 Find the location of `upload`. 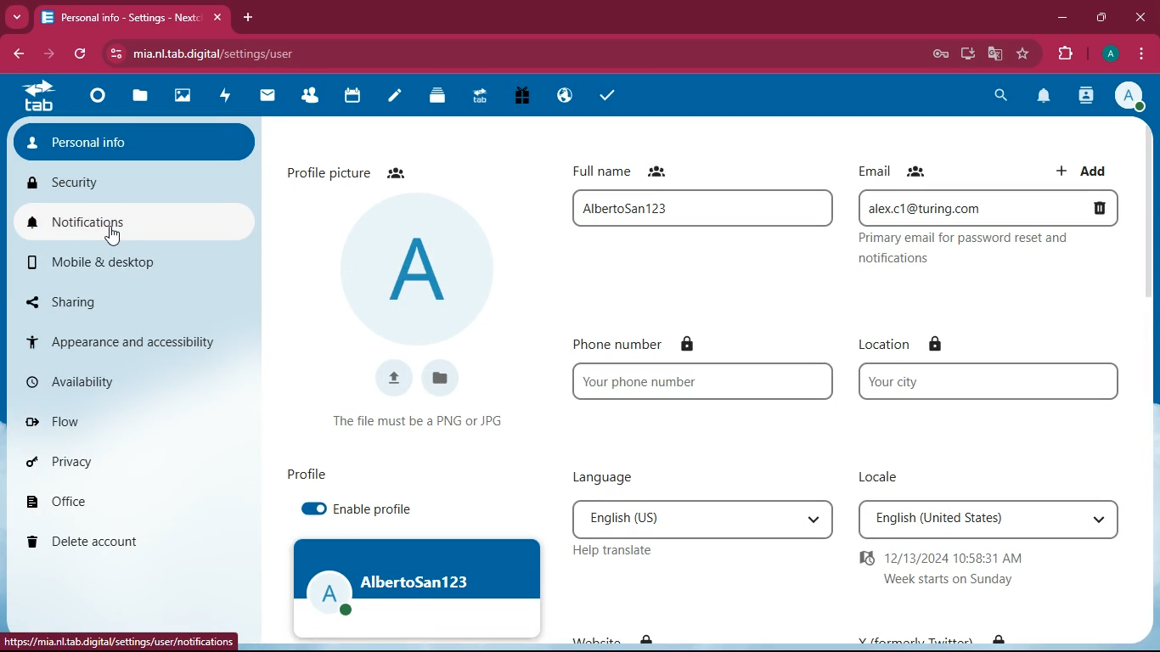

upload is located at coordinates (394, 377).